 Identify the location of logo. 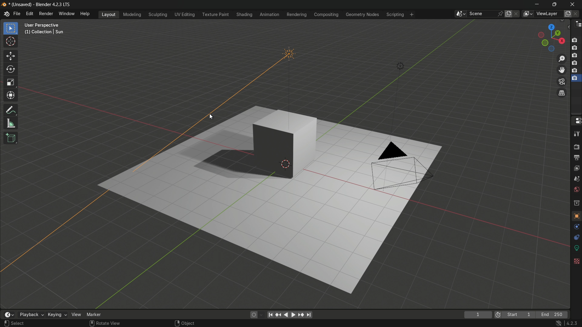
(6, 14).